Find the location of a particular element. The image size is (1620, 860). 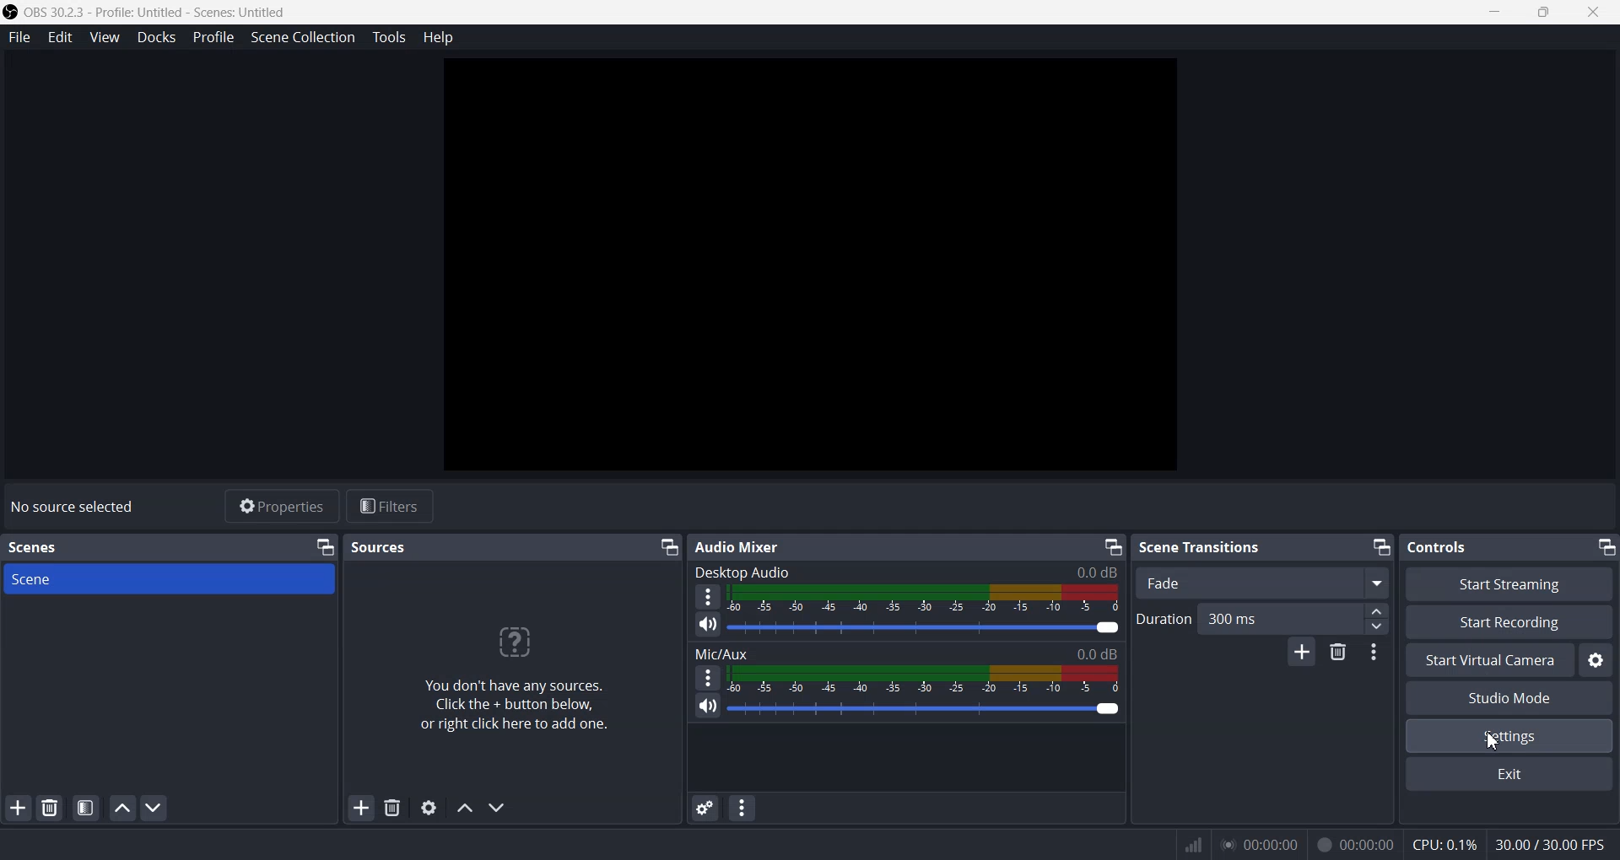

Minimize is located at coordinates (1110, 546).